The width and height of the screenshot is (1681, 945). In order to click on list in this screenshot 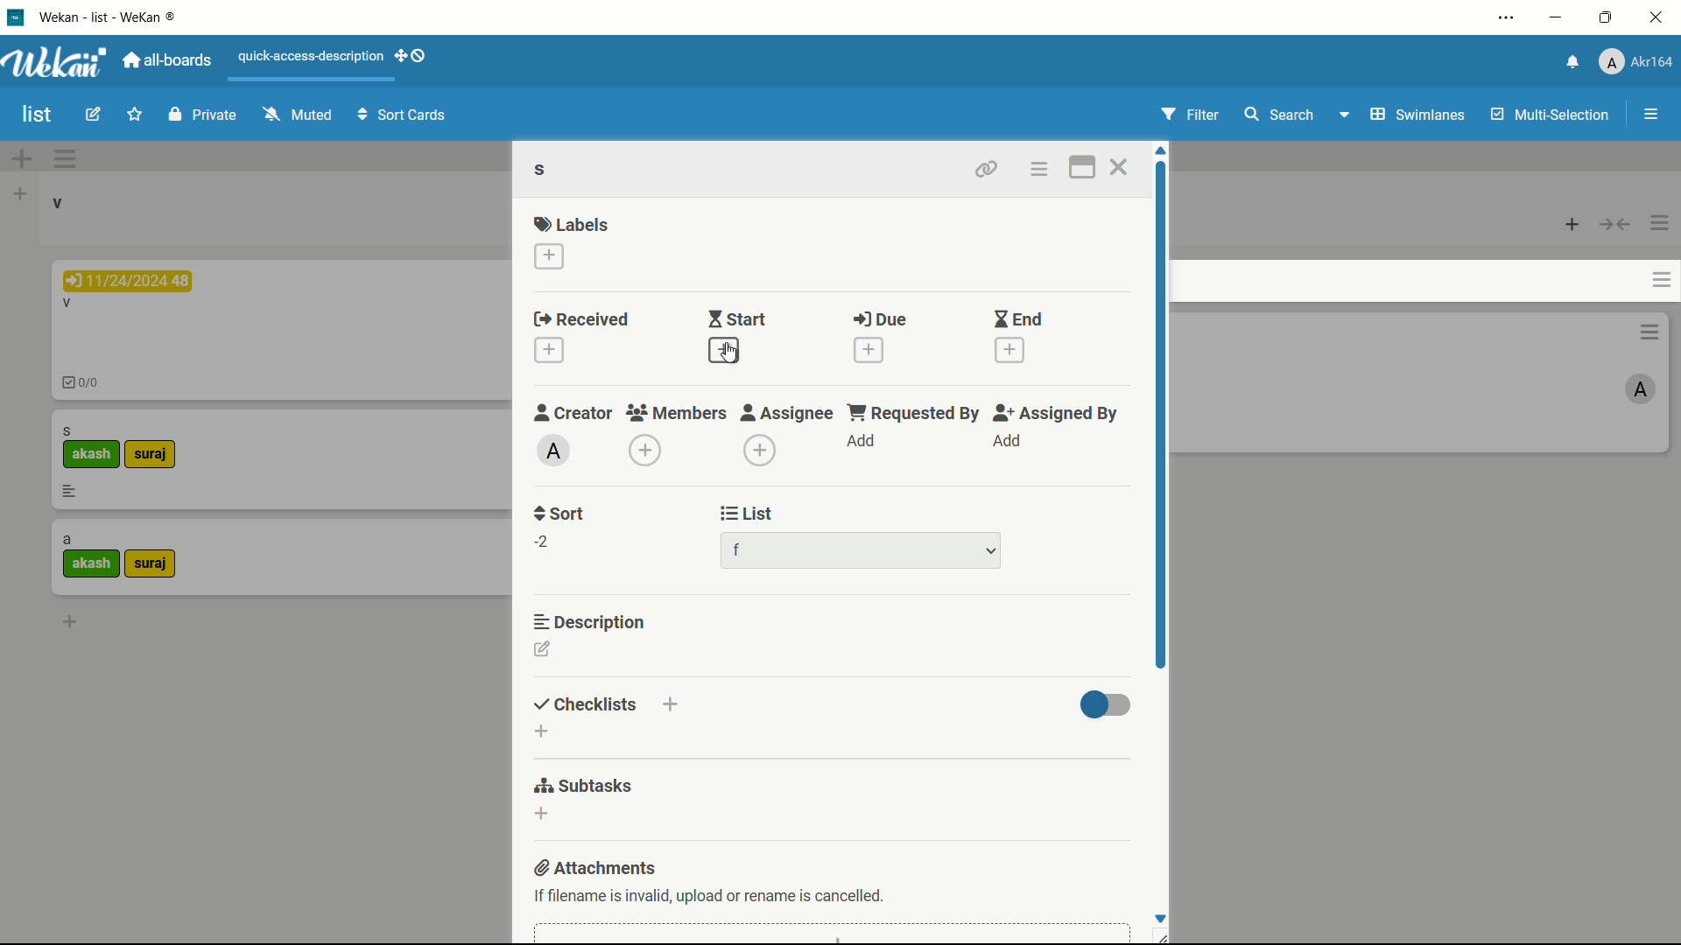, I will do `click(743, 514)`.